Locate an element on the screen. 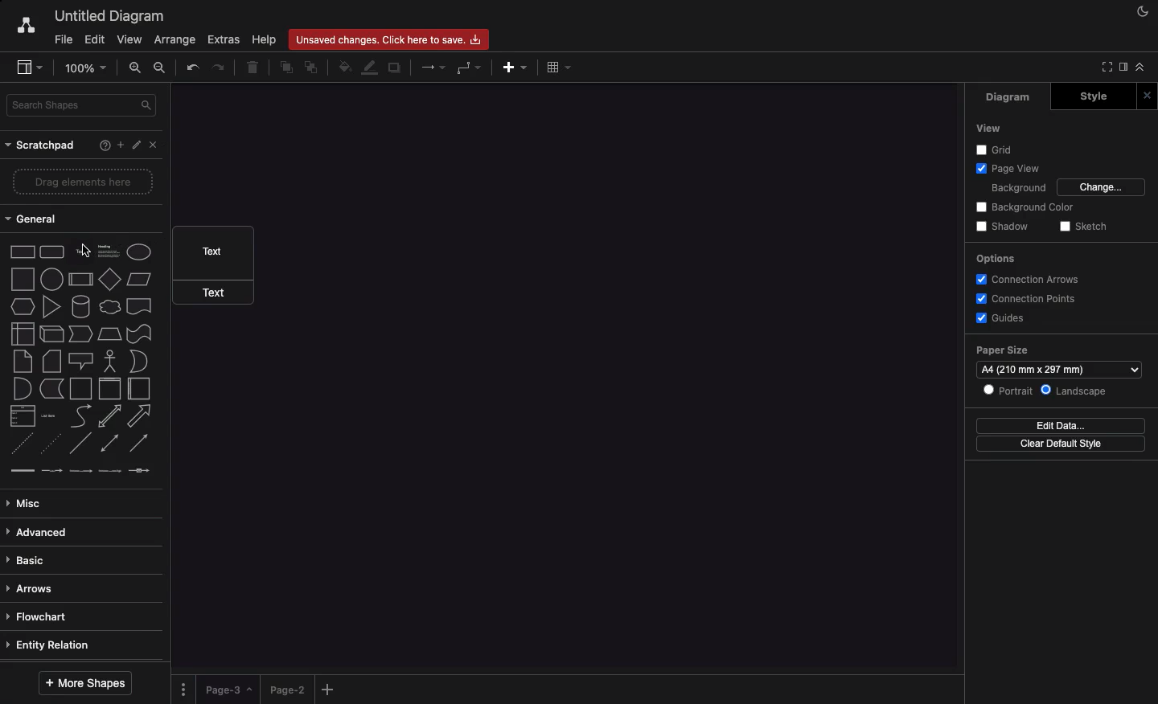  connector with 2 labels is located at coordinates (80, 471).